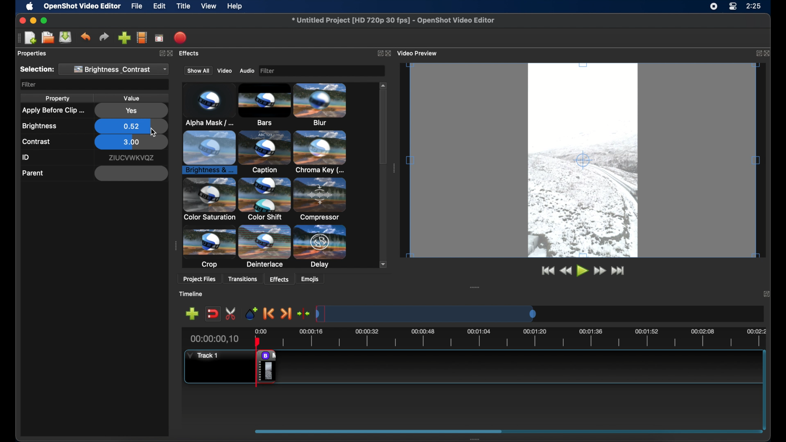  Describe the element at coordinates (514, 337) in the screenshot. I see `timeline scale` at that location.